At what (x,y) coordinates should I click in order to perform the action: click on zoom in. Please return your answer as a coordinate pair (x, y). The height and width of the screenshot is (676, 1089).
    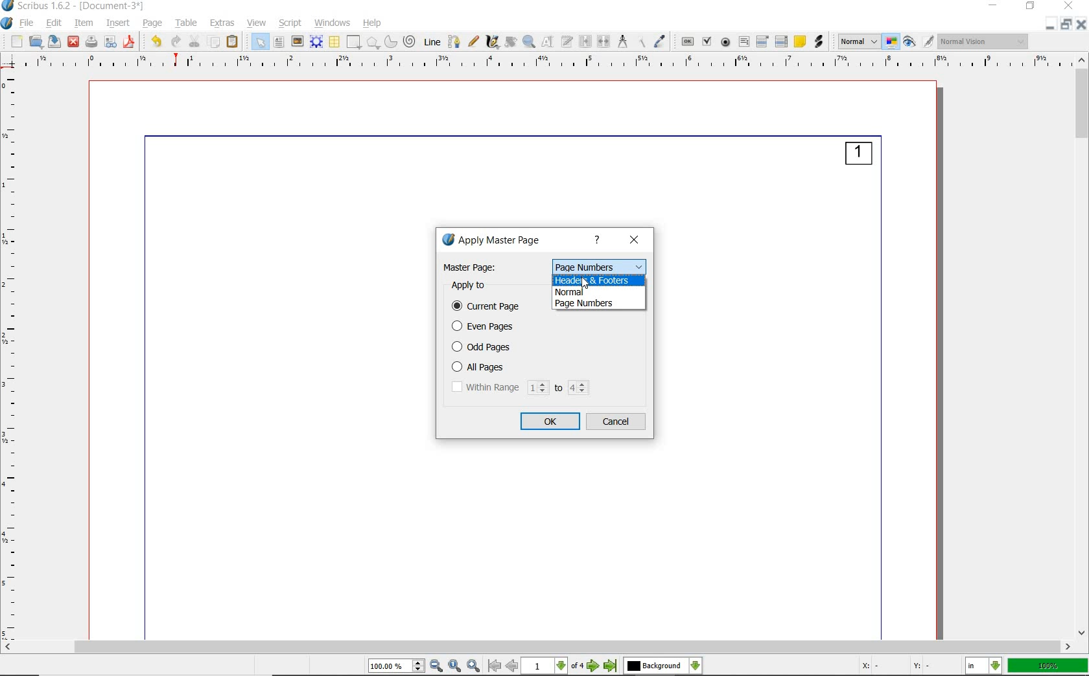
    Looking at the image, I should click on (475, 666).